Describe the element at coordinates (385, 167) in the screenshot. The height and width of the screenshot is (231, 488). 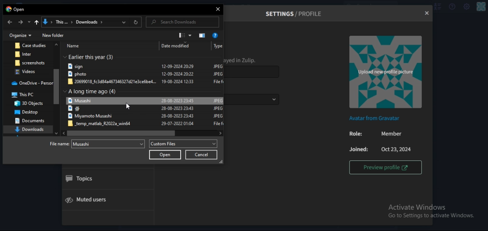
I see `preview profile` at that location.